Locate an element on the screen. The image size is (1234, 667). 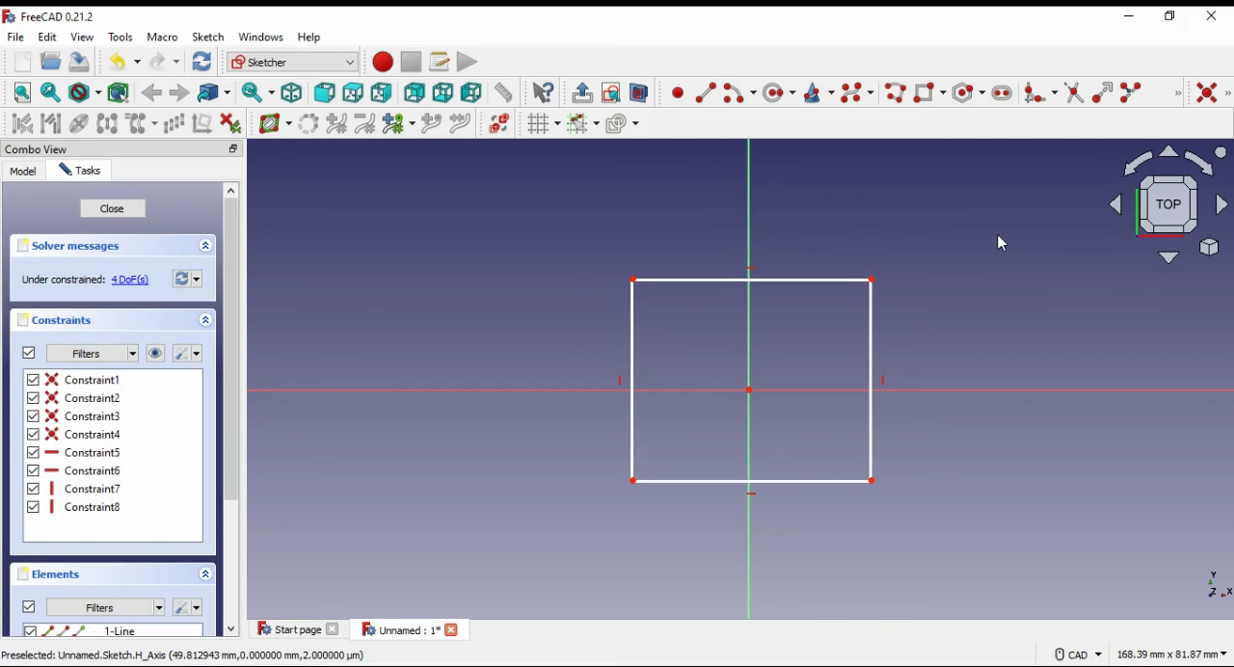
switch virtual space is located at coordinates (498, 123).